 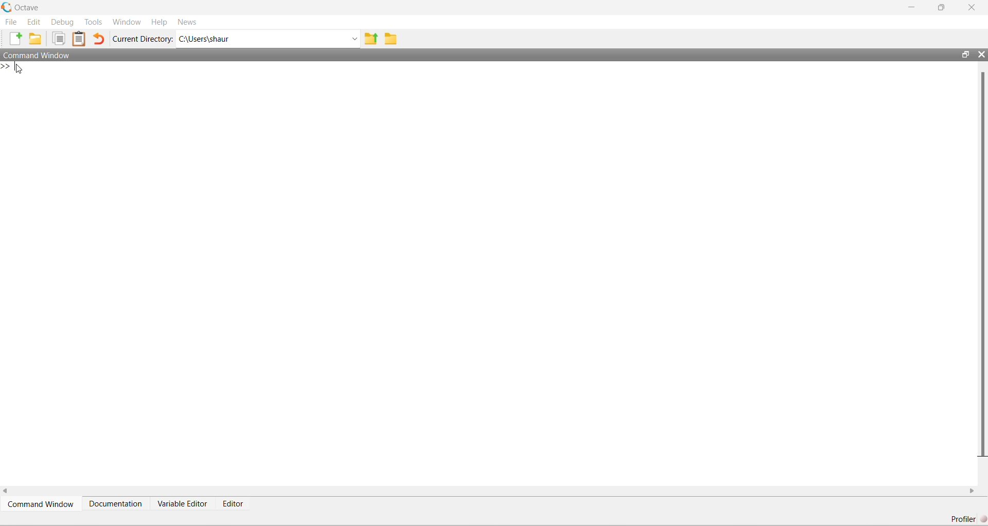 I want to click on Variable Editor, so click(x=182, y=503).